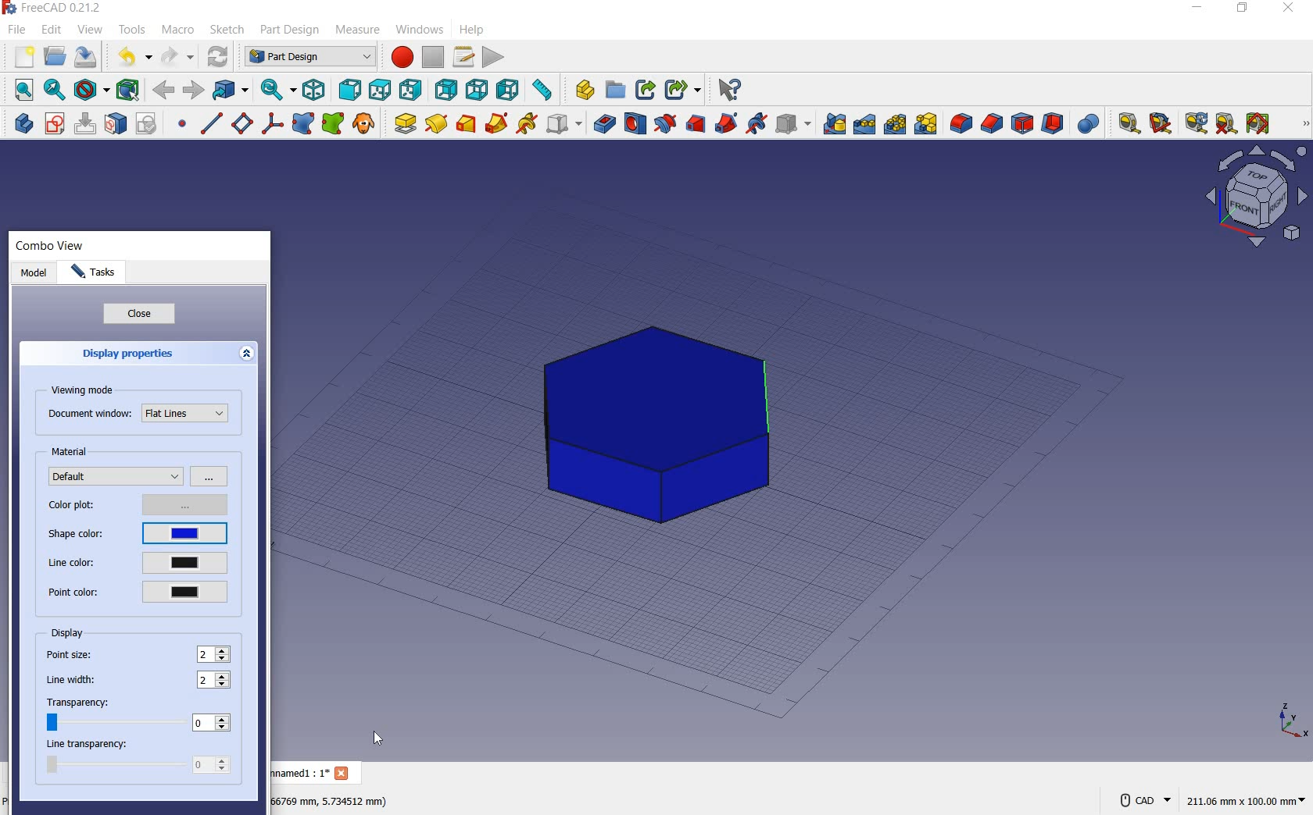  I want to click on display, so click(64, 633).